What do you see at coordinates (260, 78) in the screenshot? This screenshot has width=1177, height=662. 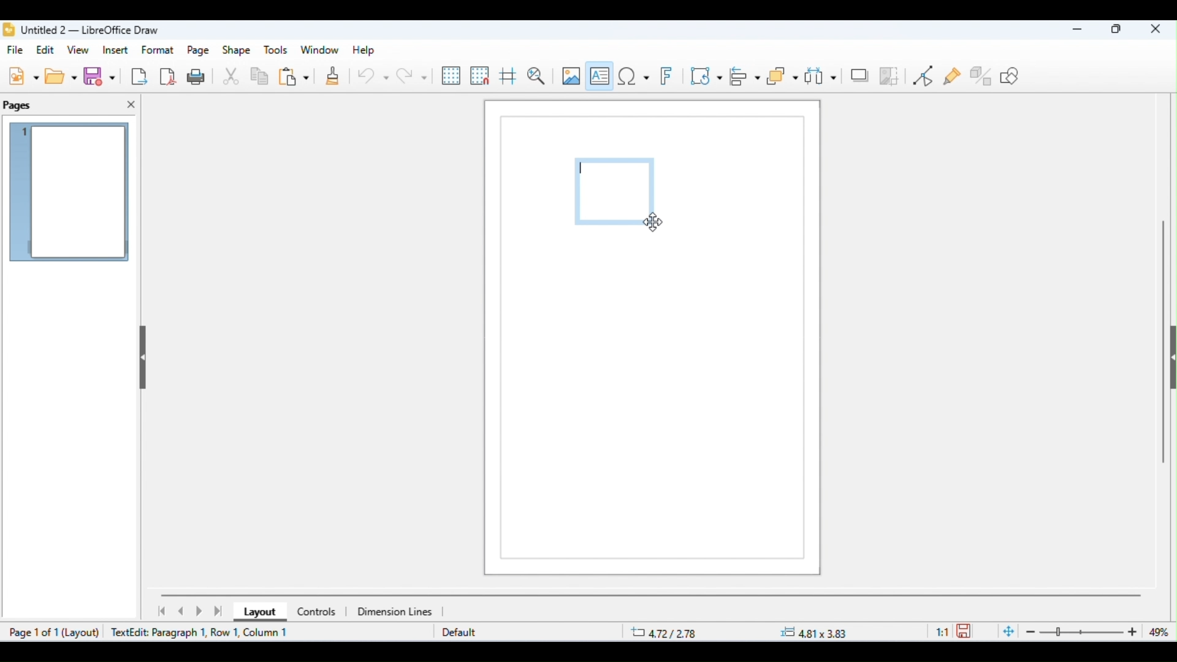 I see `copy` at bounding box center [260, 78].